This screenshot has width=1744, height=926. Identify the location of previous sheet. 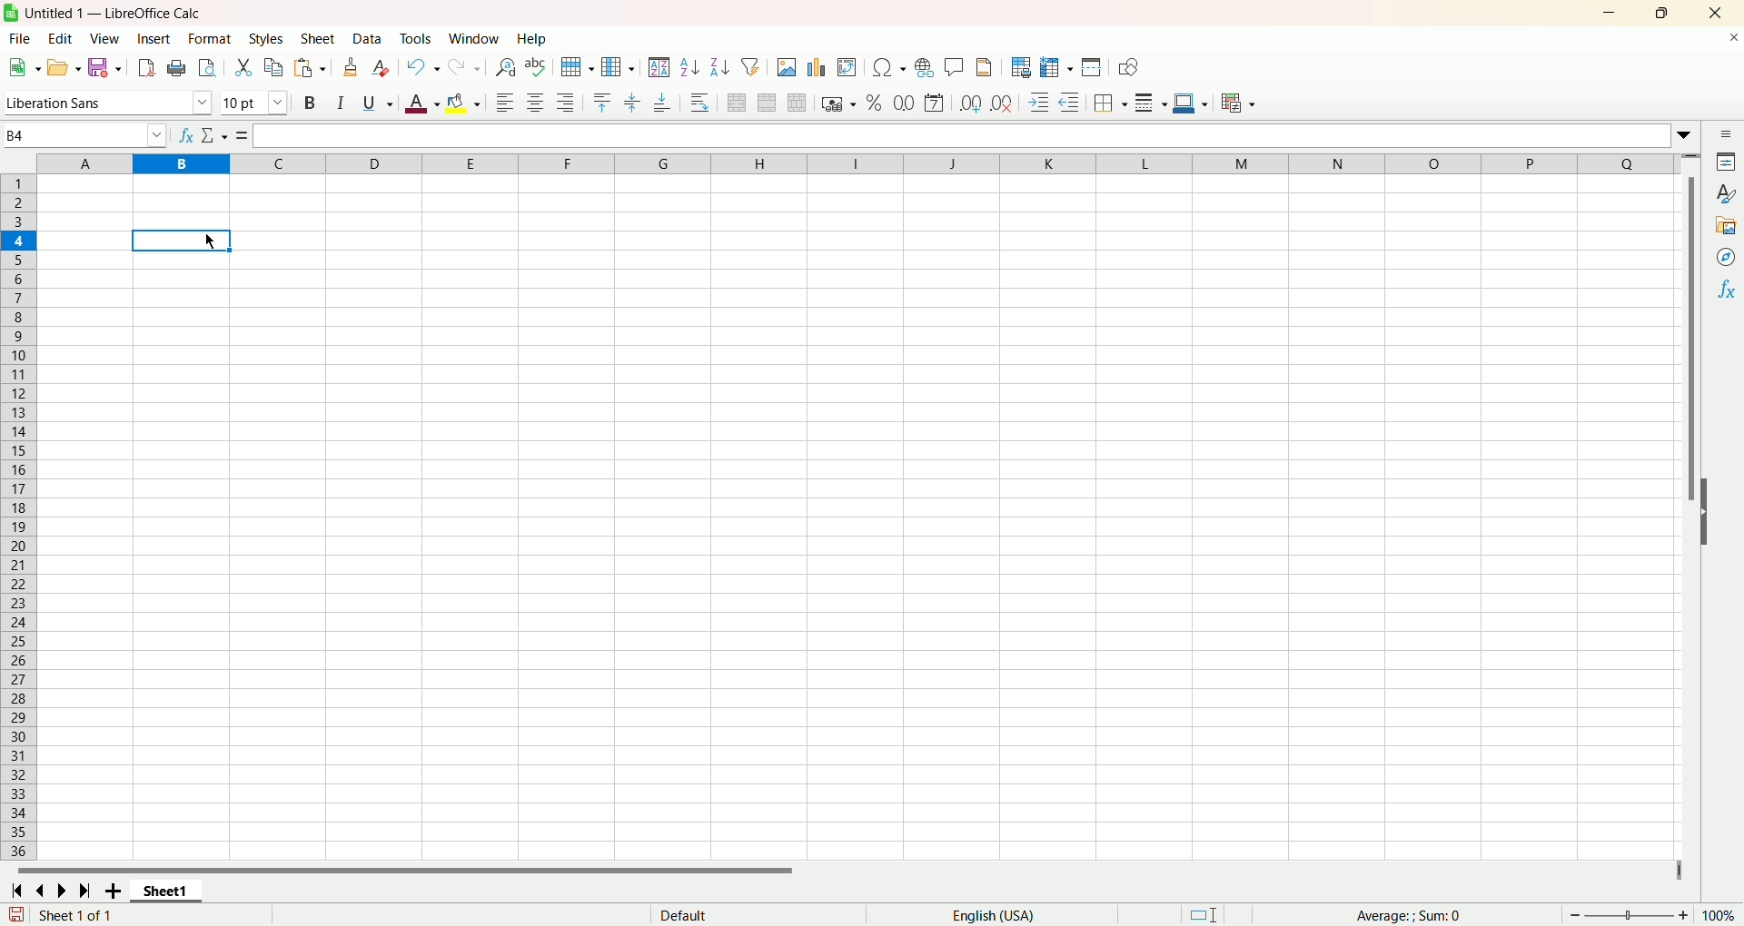
(44, 891).